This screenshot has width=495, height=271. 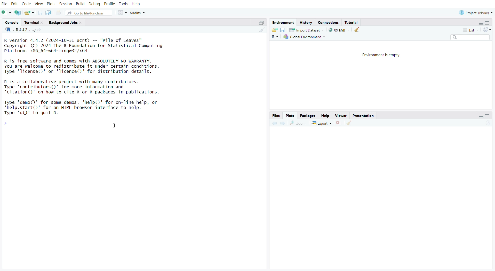 I want to click on Help, so click(x=325, y=115).